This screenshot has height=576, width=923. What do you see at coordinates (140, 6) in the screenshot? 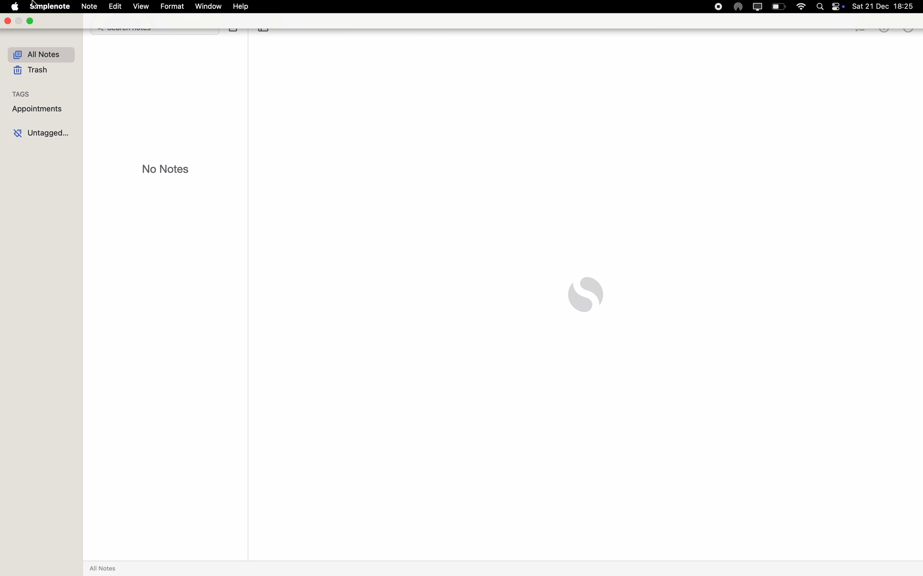
I see `view` at bounding box center [140, 6].